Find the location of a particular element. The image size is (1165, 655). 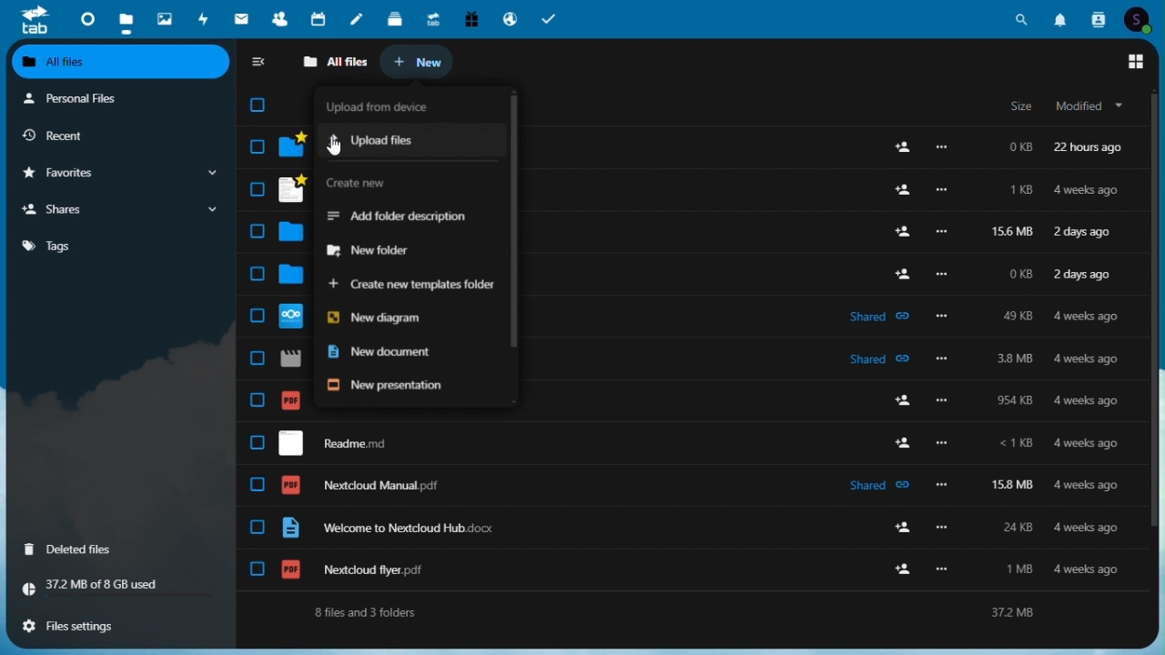

more options is located at coordinates (942, 484).